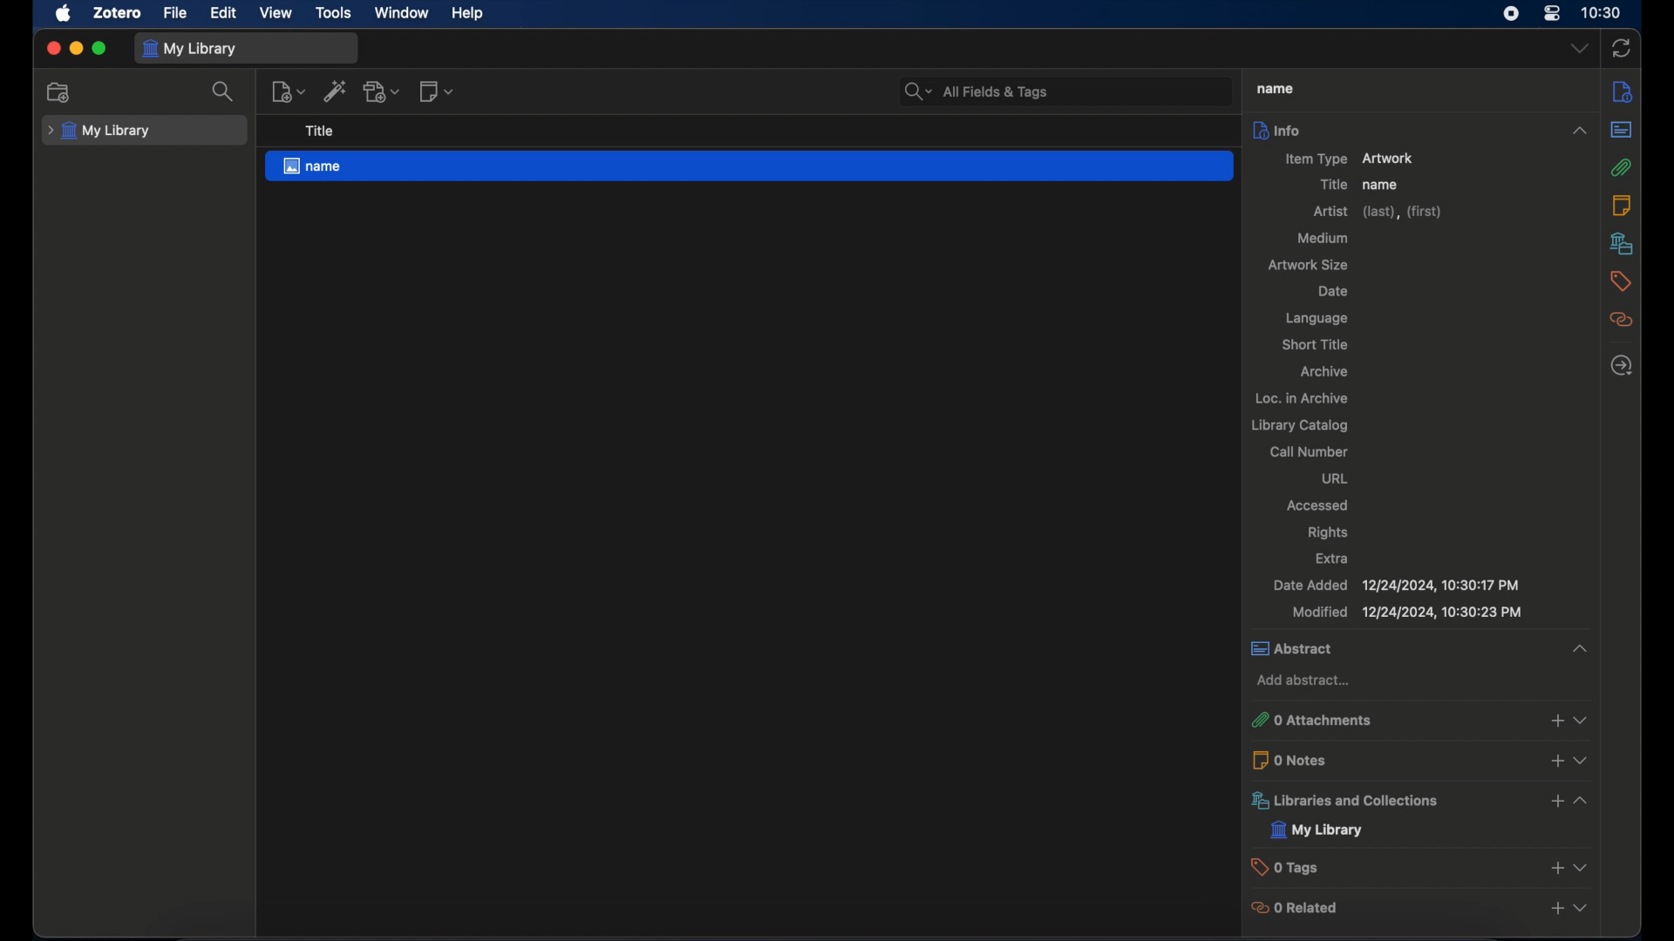 This screenshot has height=941, width=1674. I want to click on sync, so click(1623, 49).